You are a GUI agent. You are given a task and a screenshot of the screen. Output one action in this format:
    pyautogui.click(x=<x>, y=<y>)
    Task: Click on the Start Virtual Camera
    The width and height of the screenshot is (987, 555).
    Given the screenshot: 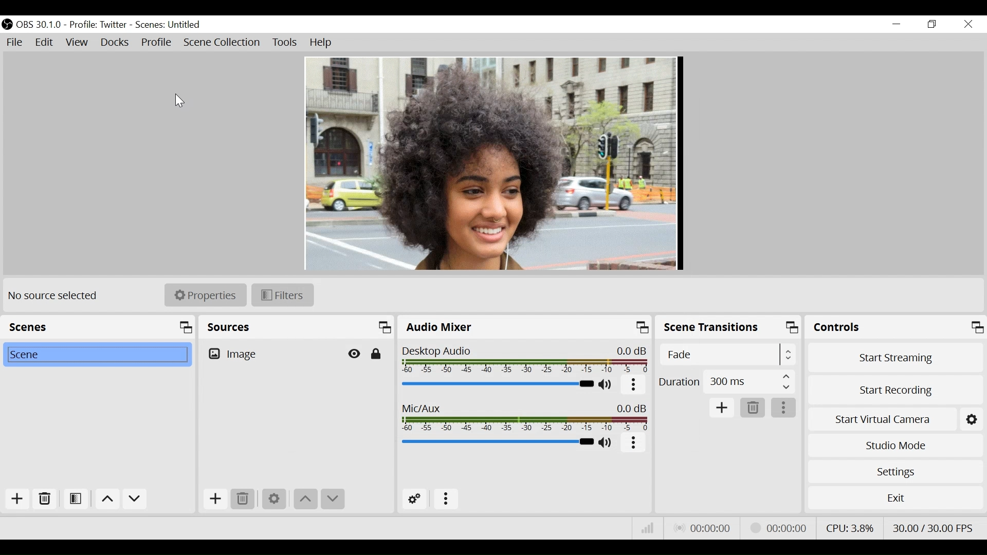 What is the action you would take?
    pyautogui.click(x=894, y=418)
    